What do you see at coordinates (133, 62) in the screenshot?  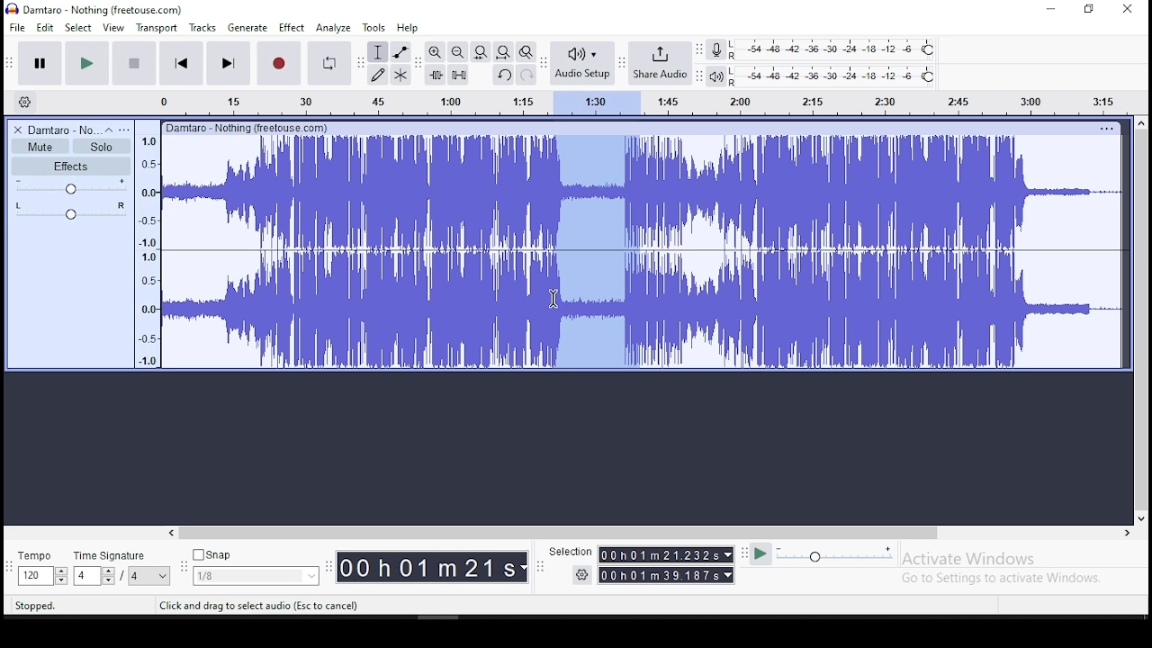 I see `stop` at bounding box center [133, 62].